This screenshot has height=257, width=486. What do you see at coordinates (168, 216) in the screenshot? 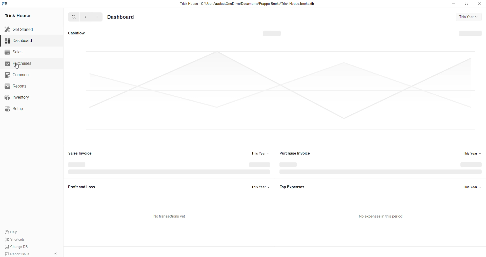
I see `No transactions yet` at bounding box center [168, 216].